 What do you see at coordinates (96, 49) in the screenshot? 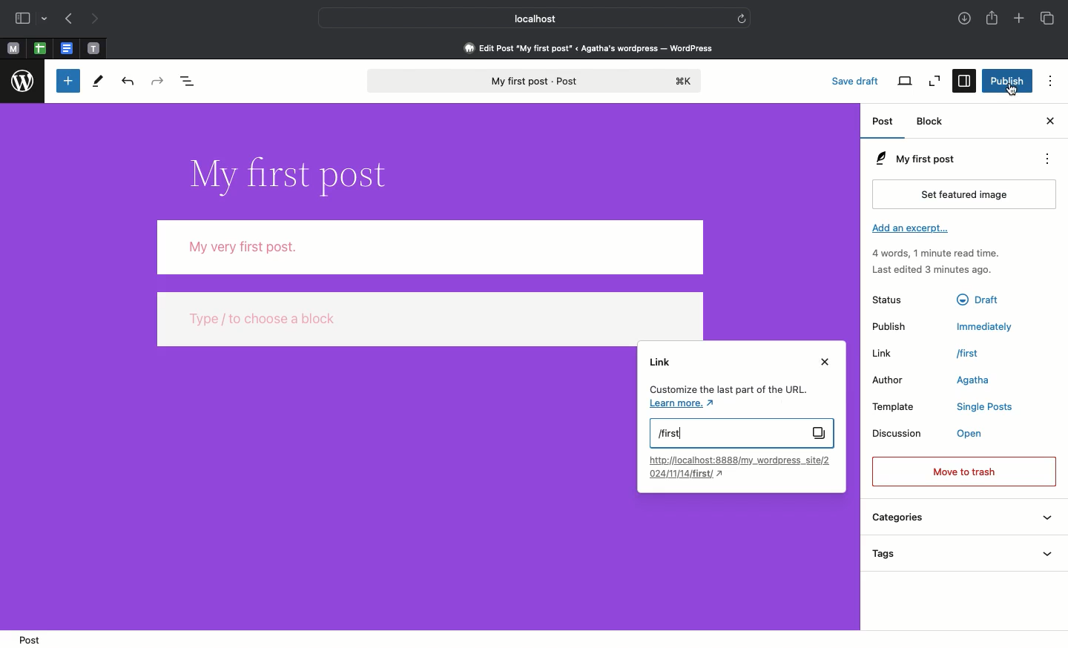
I see `pinned tabs` at bounding box center [96, 49].